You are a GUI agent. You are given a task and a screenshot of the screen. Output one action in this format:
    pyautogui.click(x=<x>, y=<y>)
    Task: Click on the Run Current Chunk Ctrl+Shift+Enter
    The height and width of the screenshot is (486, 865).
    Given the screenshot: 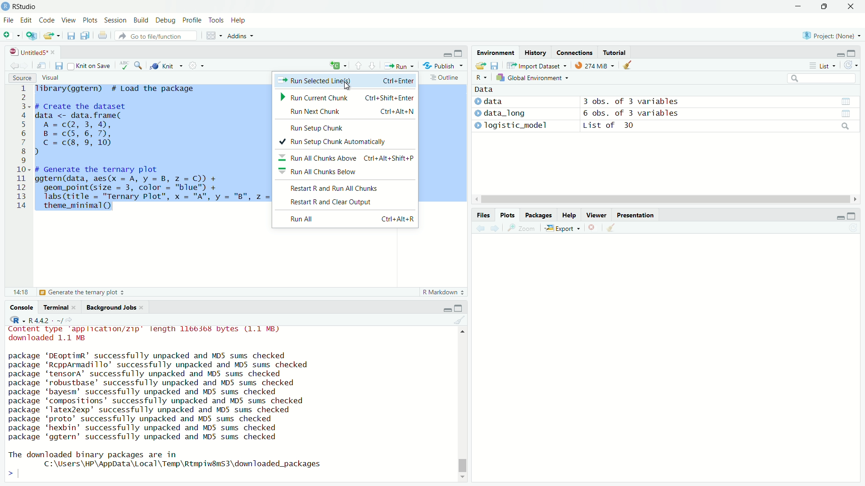 What is the action you would take?
    pyautogui.click(x=346, y=97)
    